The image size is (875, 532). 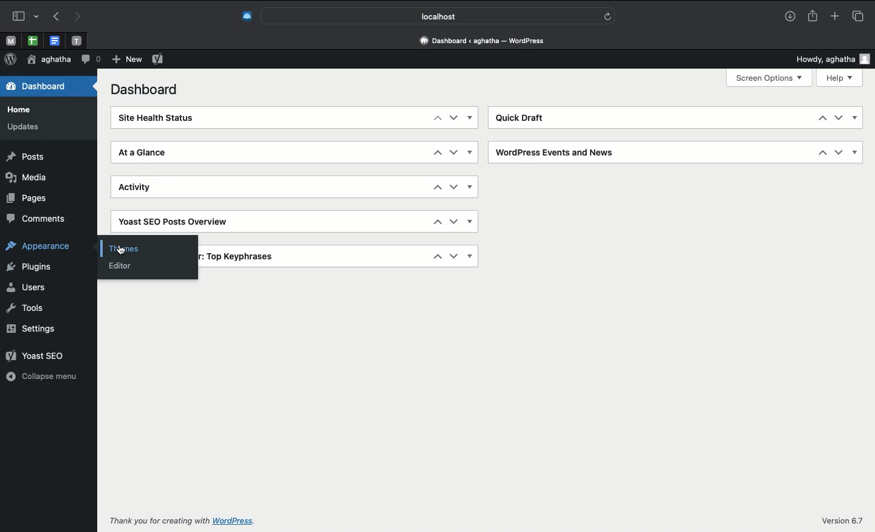 What do you see at coordinates (49, 60) in the screenshot?
I see `User` at bounding box center [49, 60].